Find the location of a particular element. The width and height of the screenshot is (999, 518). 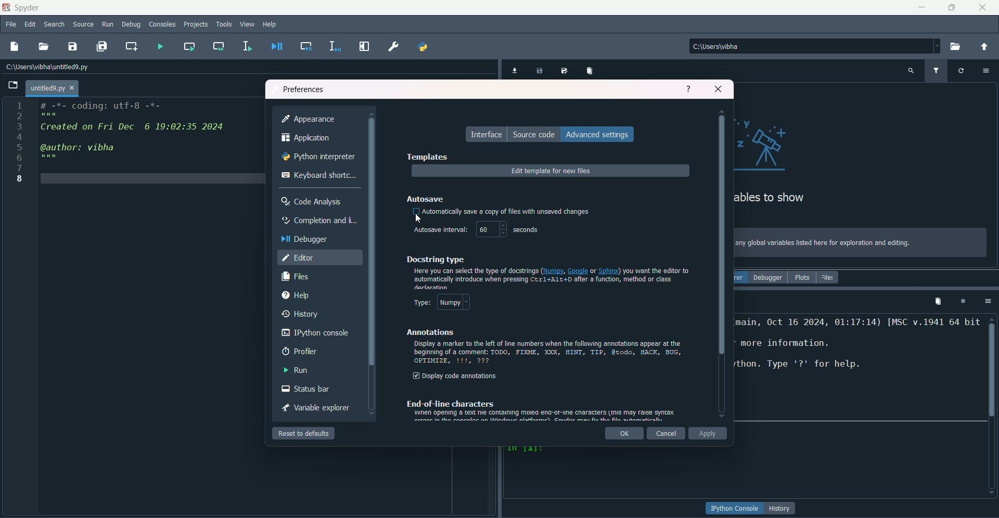

save data is located at coordinates (540, 72).